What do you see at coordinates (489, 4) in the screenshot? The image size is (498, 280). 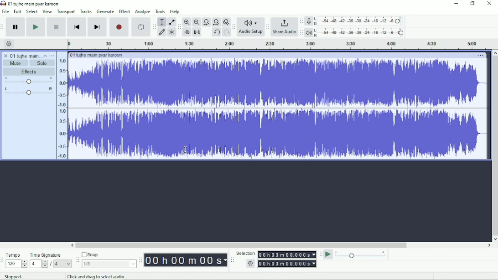 I see `Close` at bounding box center [489, 4].